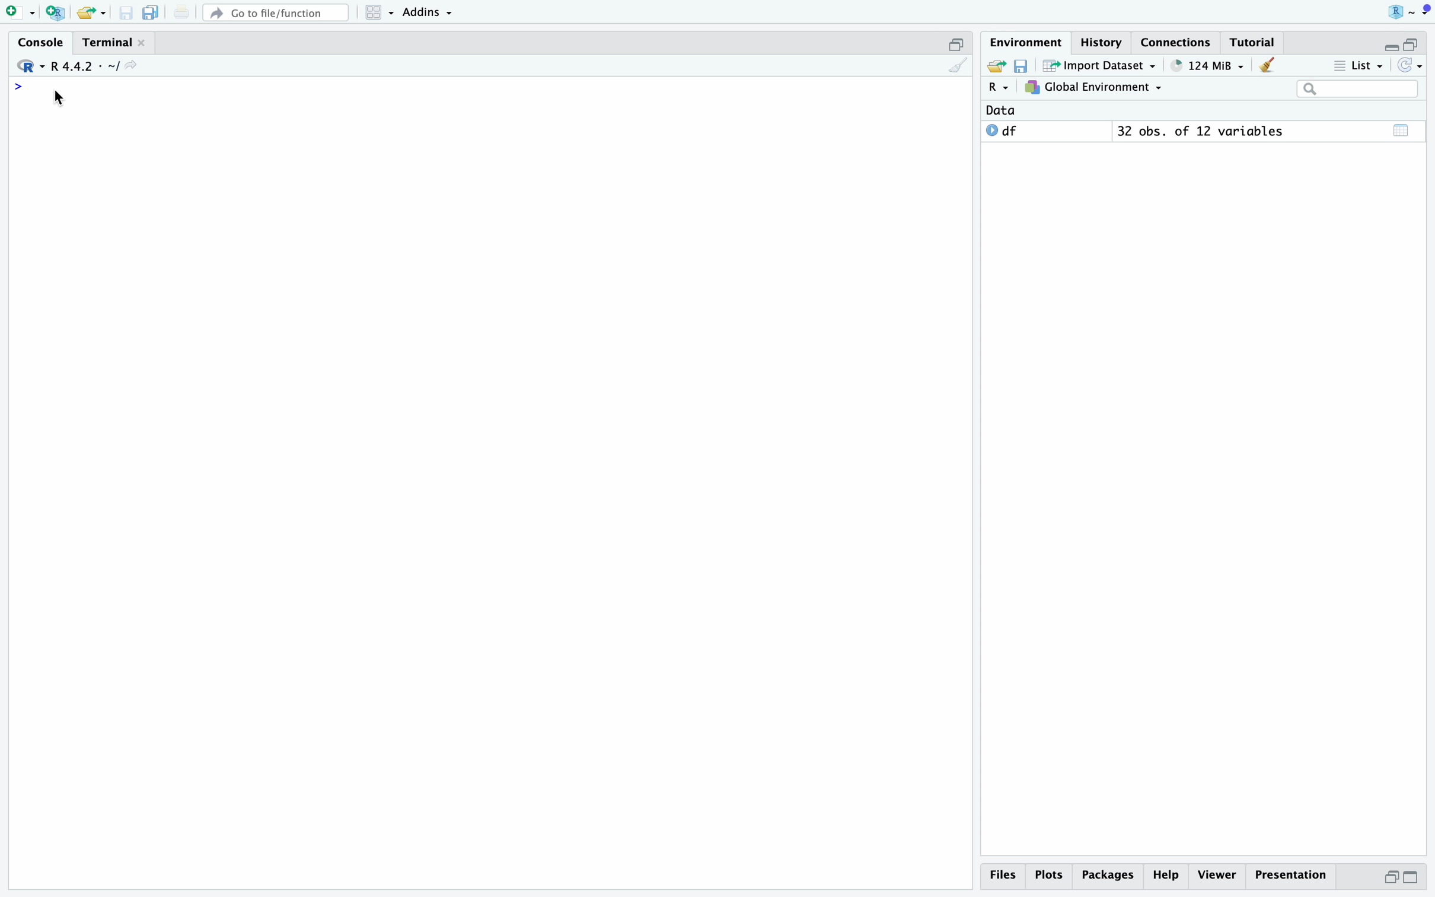 The image size is (1435, 897). What do you see at coordinates (85, 67) in the screenshot?
I see `R 4.4.2 ~/` at bounding box center [85, 67].